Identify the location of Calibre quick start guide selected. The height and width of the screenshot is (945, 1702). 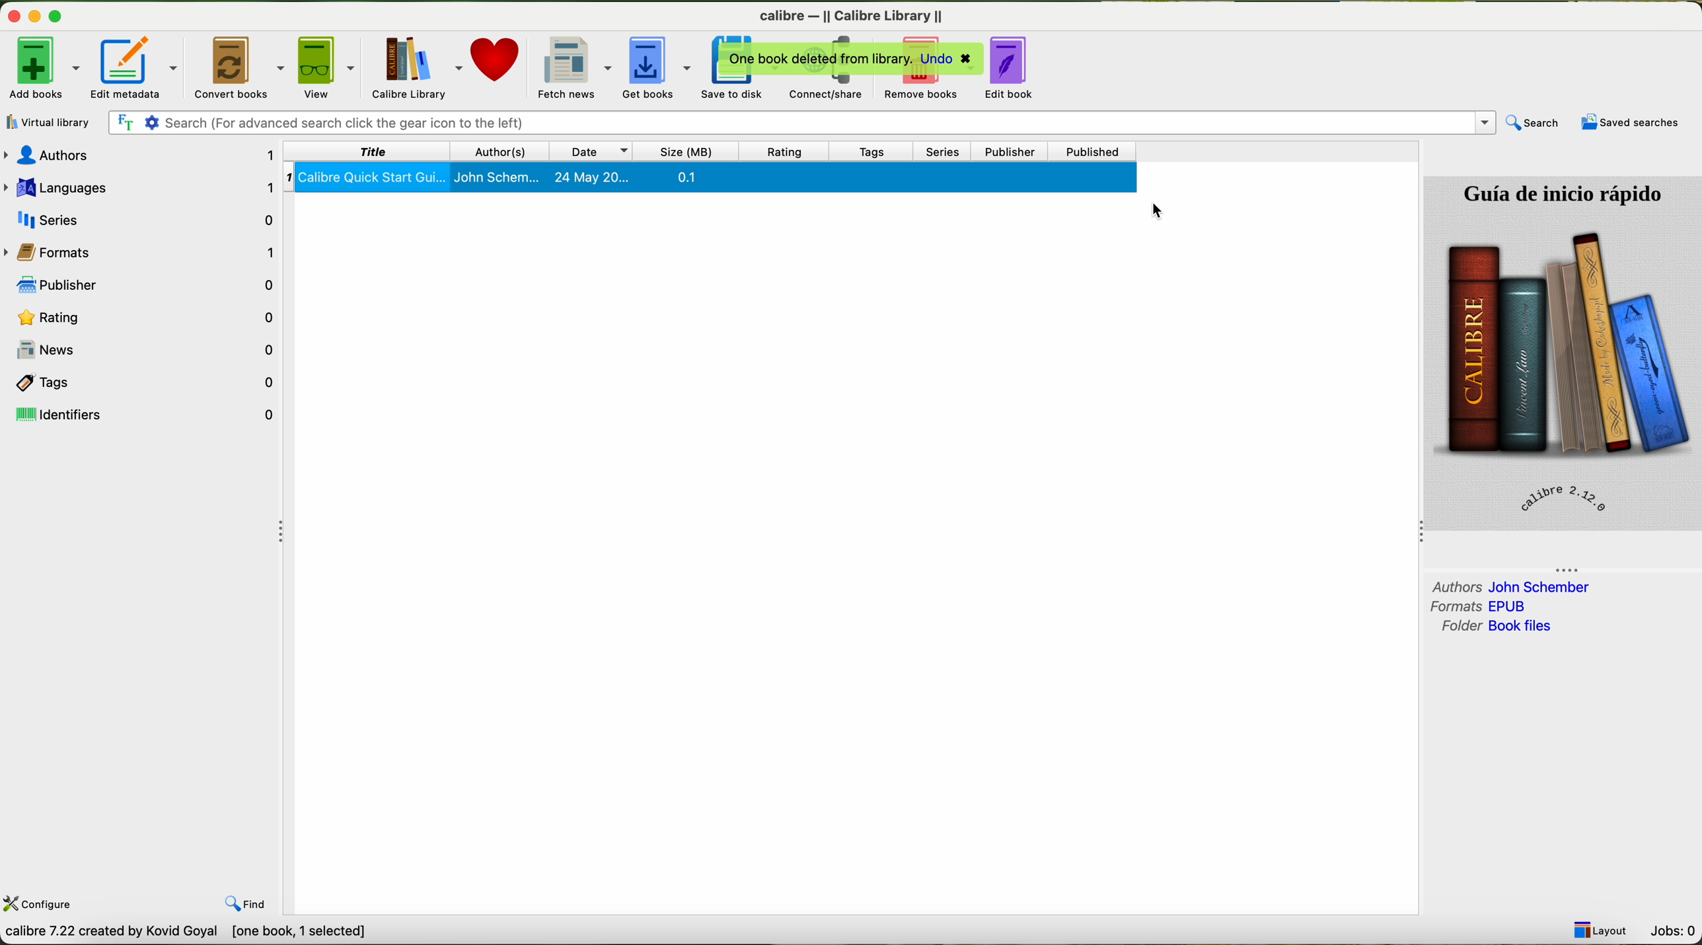
(712, 178).